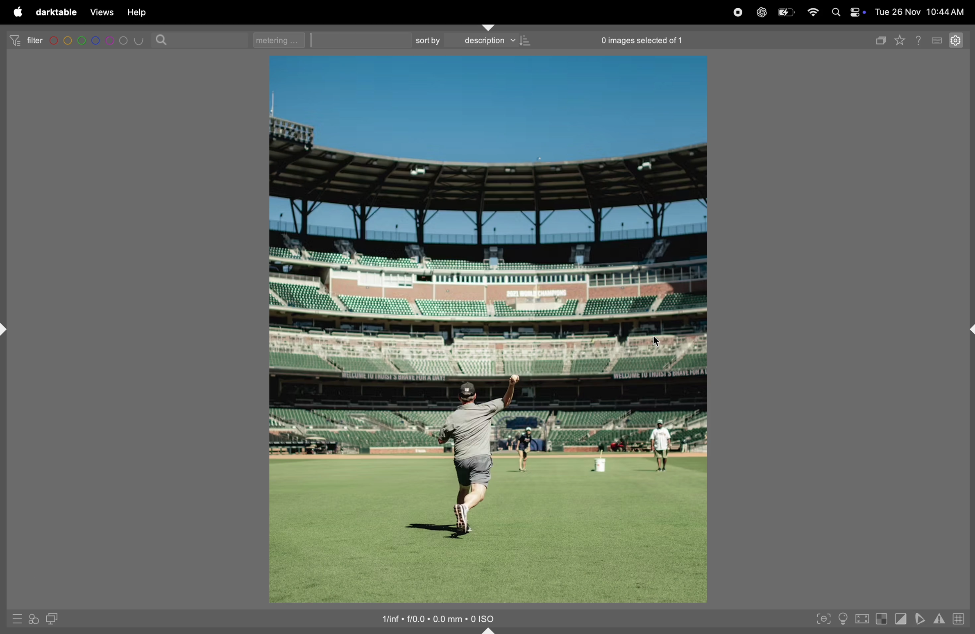  What do you see at coordinates (57, 12) in the screenshot?
I see `darrktable` at bounding box center [57, 12].